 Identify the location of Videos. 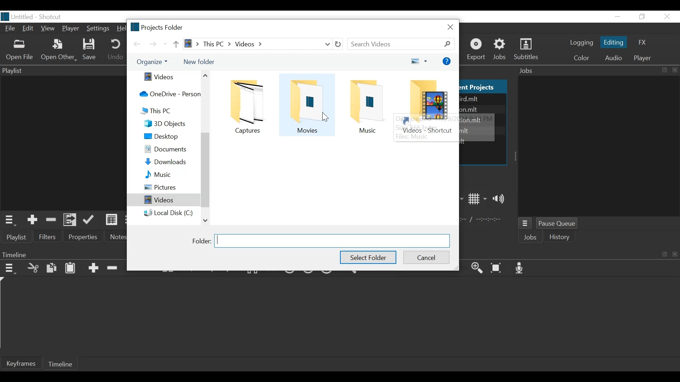
(162, 199).